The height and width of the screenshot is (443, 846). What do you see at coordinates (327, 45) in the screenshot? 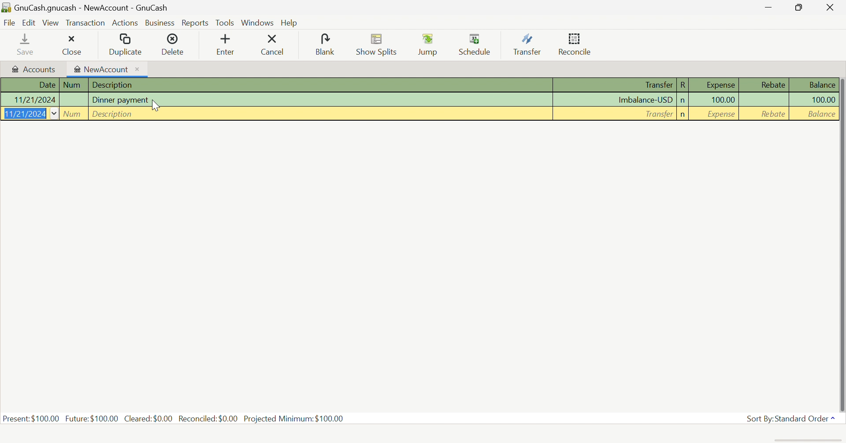
I see `Blank` at bounding box center [327, 45].